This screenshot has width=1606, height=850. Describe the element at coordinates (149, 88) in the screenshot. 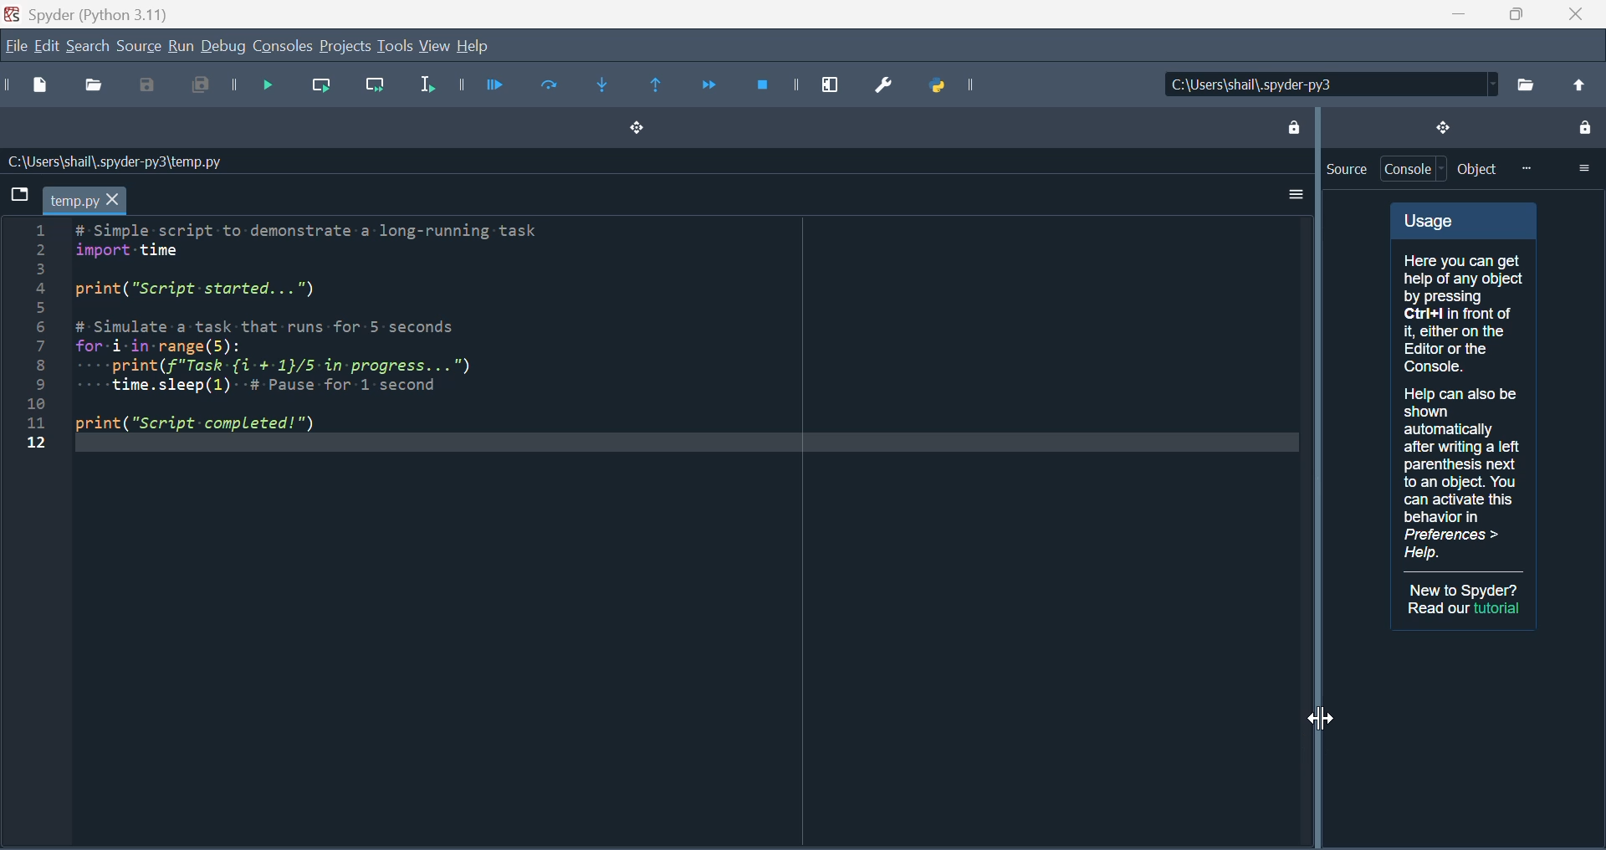

I see `Save as` at that location.